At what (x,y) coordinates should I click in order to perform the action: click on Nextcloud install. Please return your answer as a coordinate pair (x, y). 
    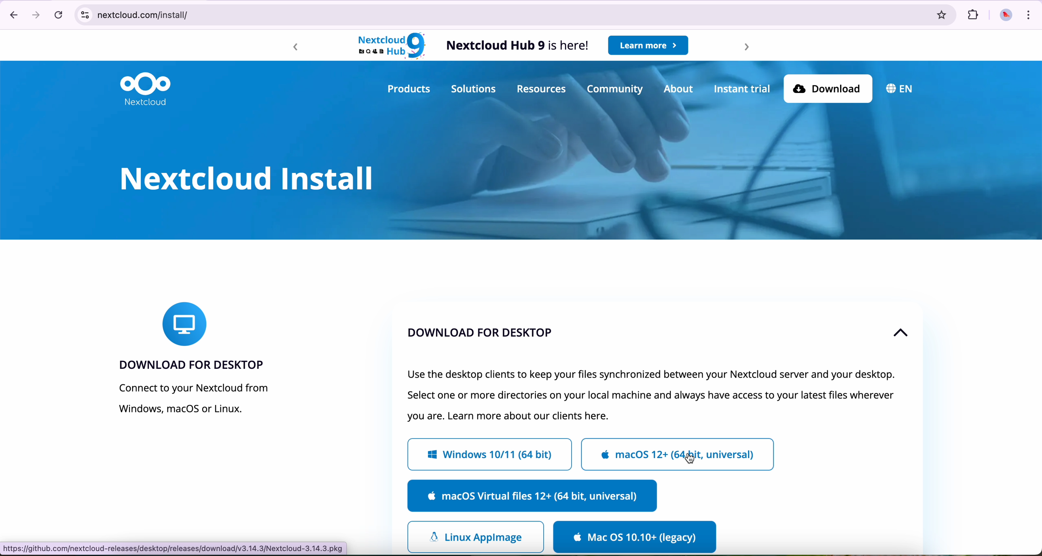
    Looking at the image, I should click on (244, 178).